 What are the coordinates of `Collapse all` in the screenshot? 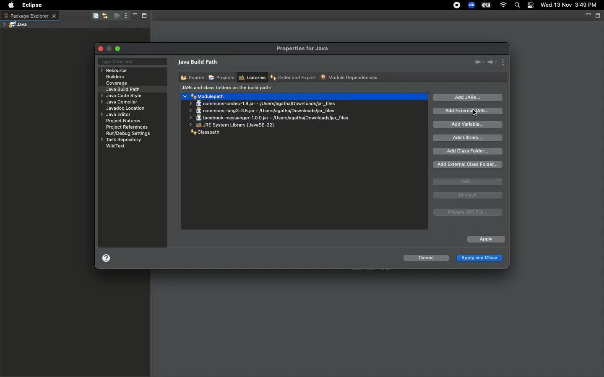 It's located at (95, 16).